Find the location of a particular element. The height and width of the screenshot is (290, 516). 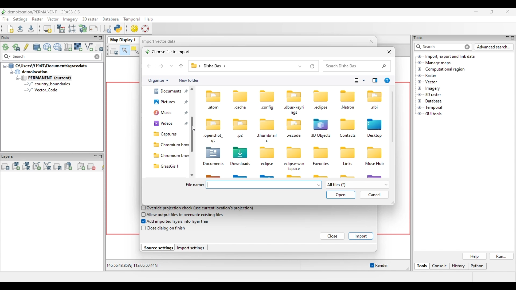

Import is located at coordinates (361, 236).